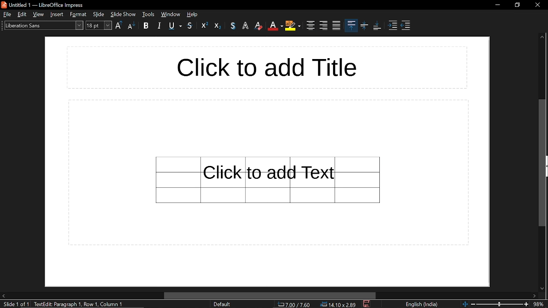 The height and width of the screenshot is (308, 548). I want to click on subscript, so click(218, 25).